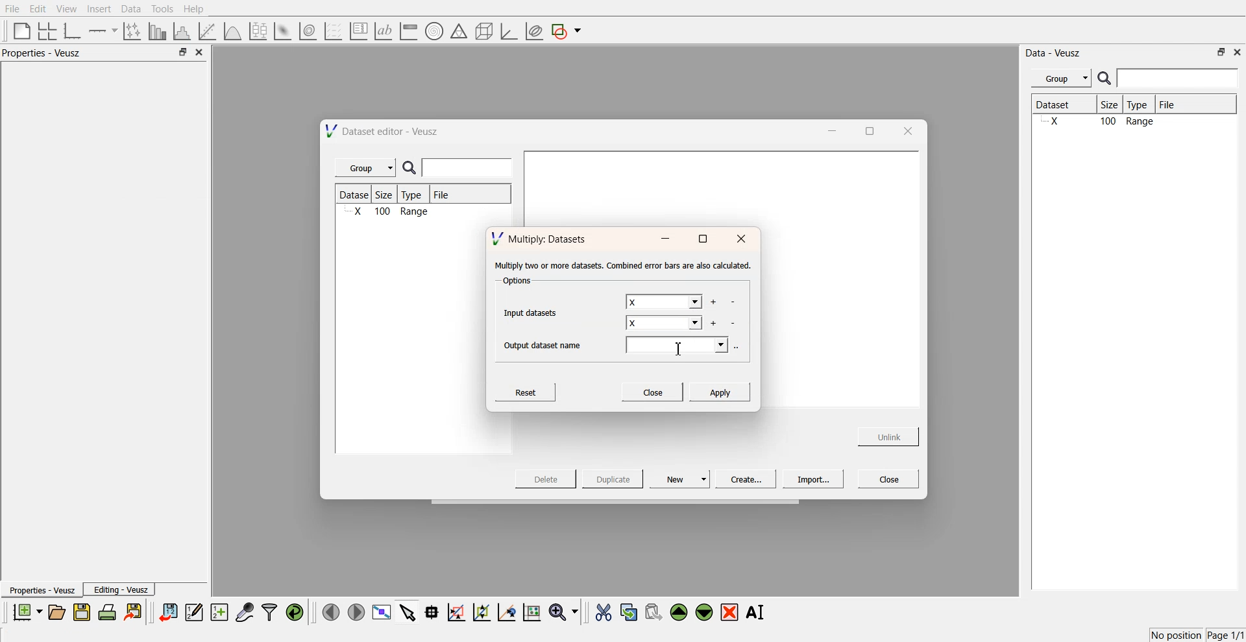  Describe the element at coordinates (434, 32) in the screenshot. I see `polar graph` at that location.